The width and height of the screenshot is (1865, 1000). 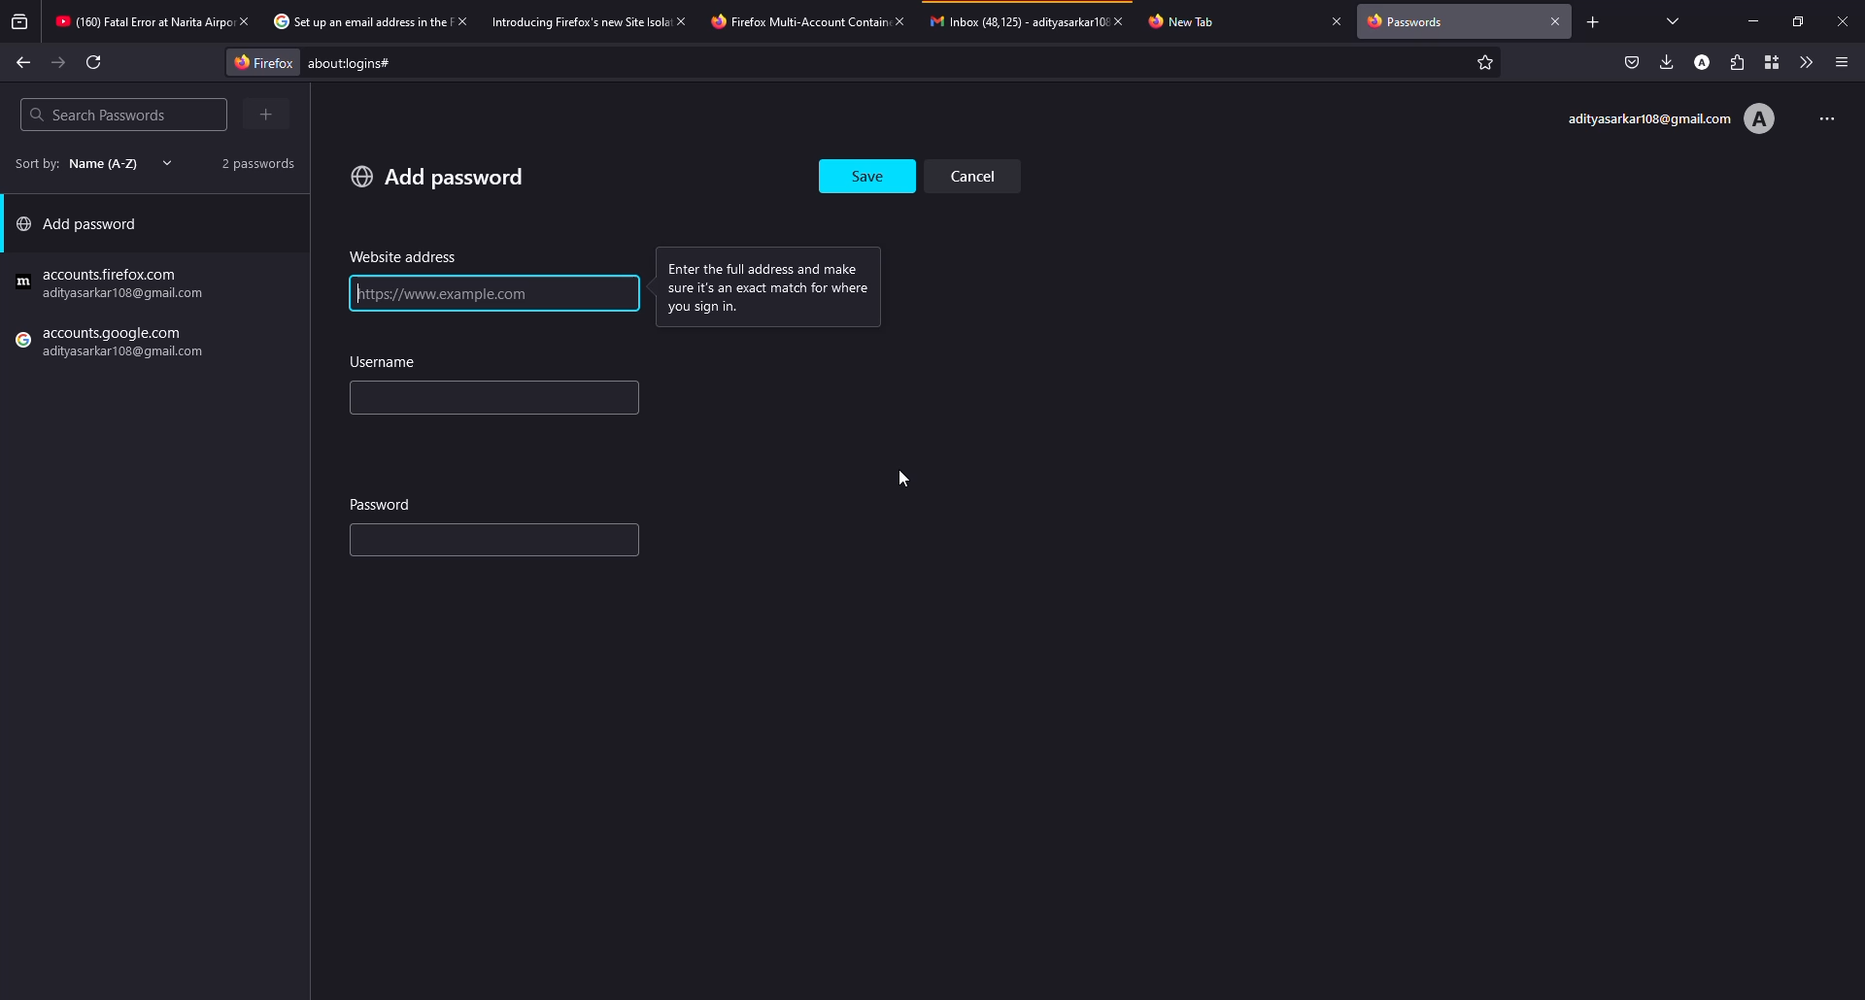 What do you see at coordinates (251, 162) in the screenshot?
I see `2 passwords` at bounding box center [251, 162].